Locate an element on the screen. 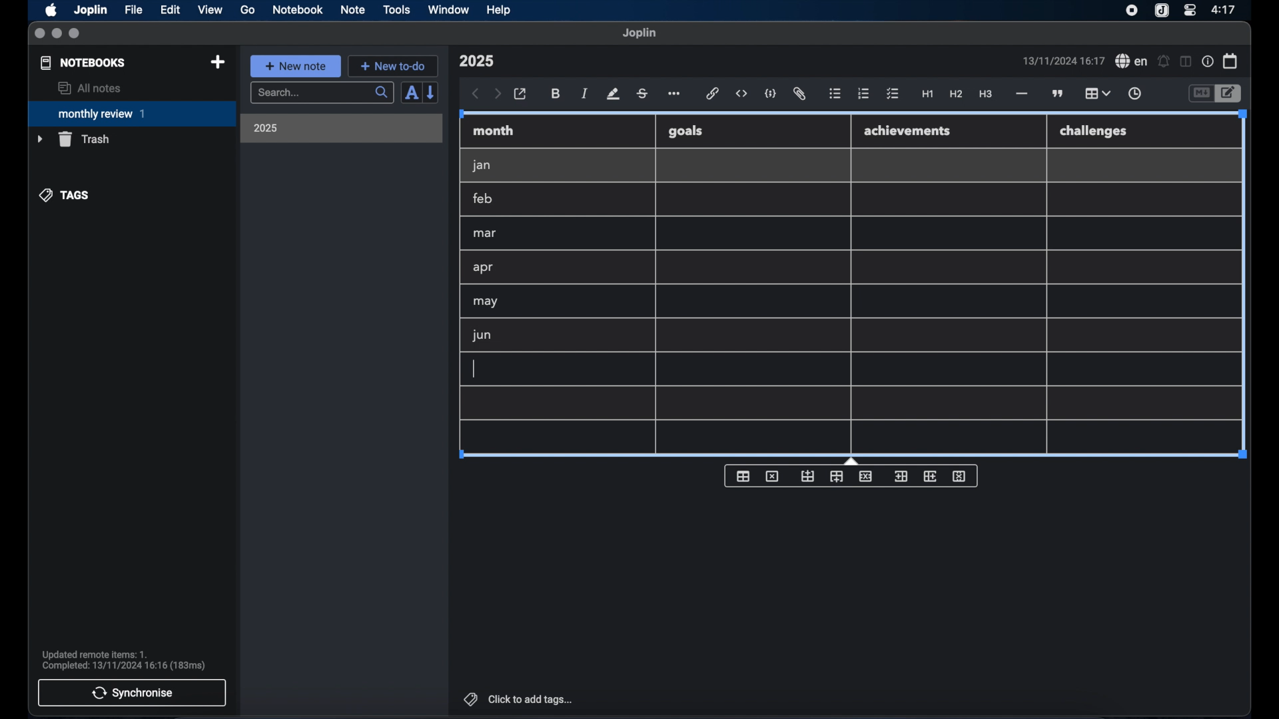  inline code is located at coordinates (741, 94).